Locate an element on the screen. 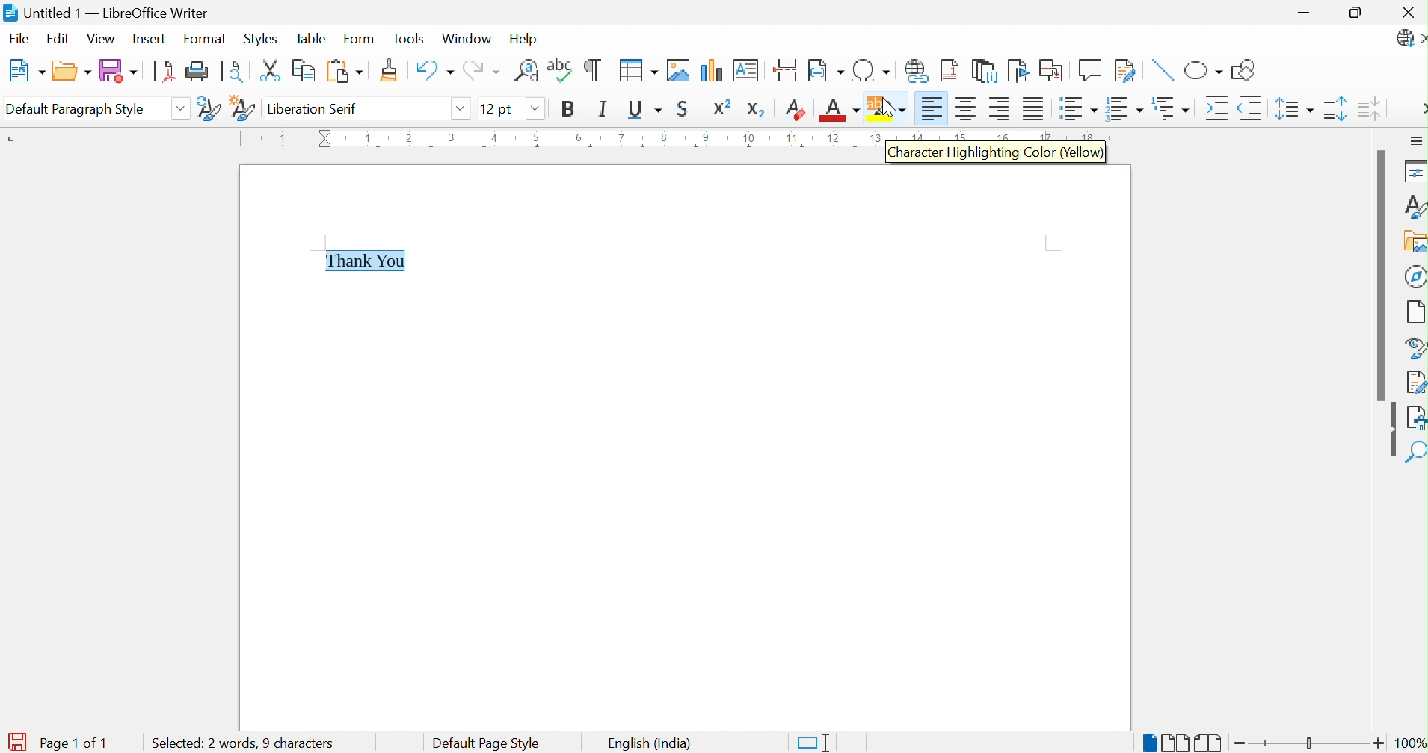 The width and height of the screenshot is (1428, 753). View is located at coordinates (102, 40).